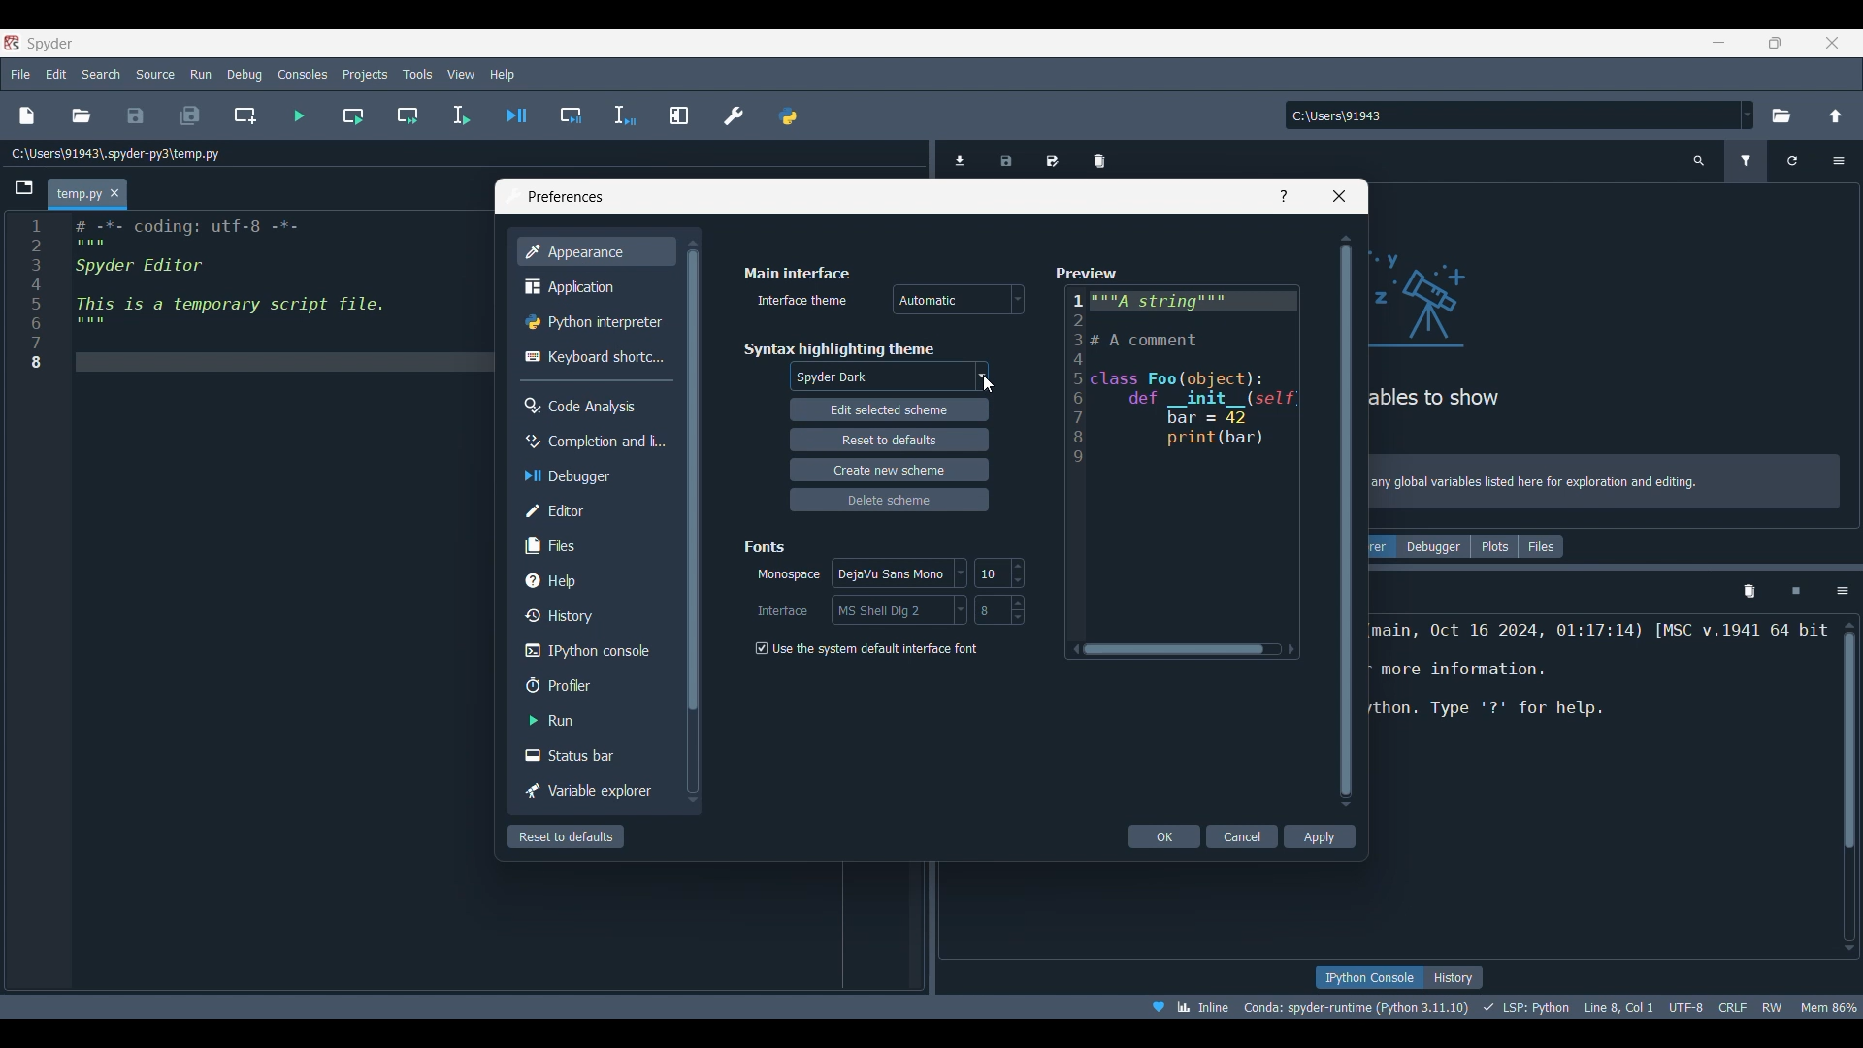 The height and width of the screenshot is (1048, 1863). Describe the element at coordinates (988, 383) in the screenshot. I see `cursor` at that location.